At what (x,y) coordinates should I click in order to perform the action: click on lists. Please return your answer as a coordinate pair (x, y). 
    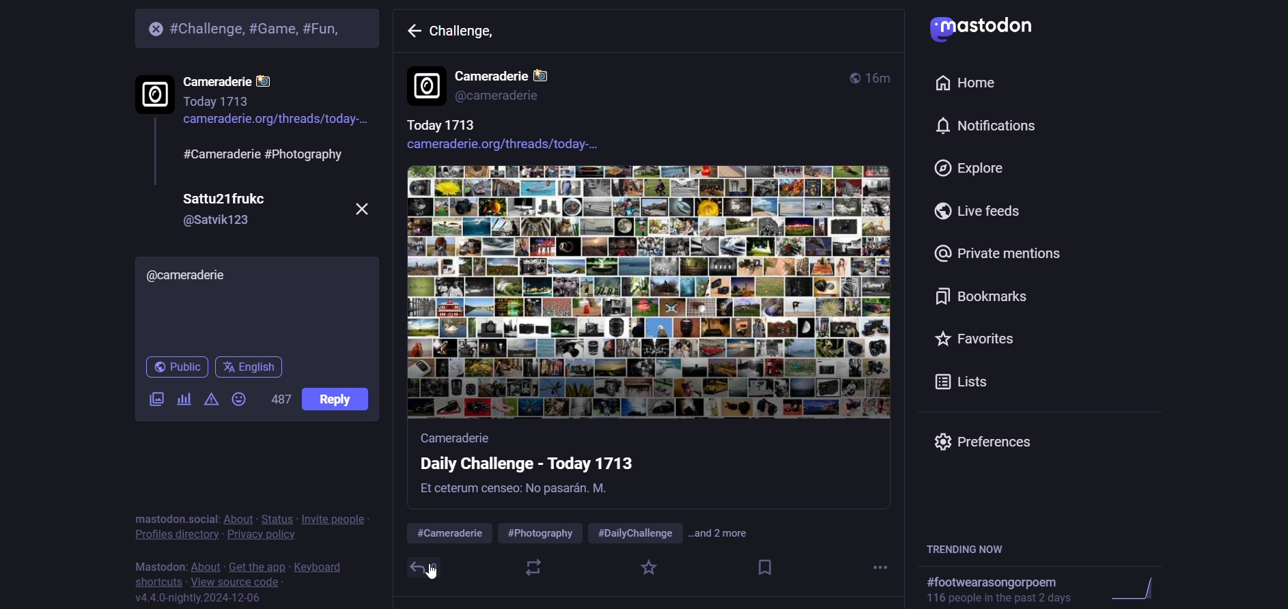
    Looking at the image, I should click on (962, 380).